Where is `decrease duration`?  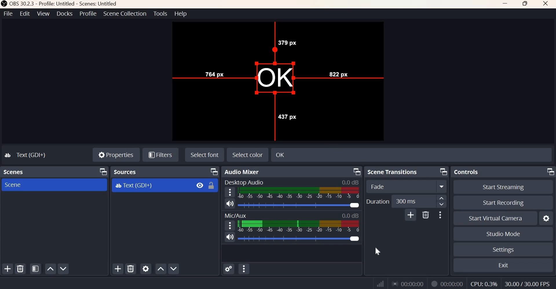
decrease duration is located at coordinates (442, 204).